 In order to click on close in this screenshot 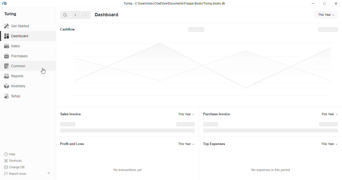, I will do `click(336, 3)`.